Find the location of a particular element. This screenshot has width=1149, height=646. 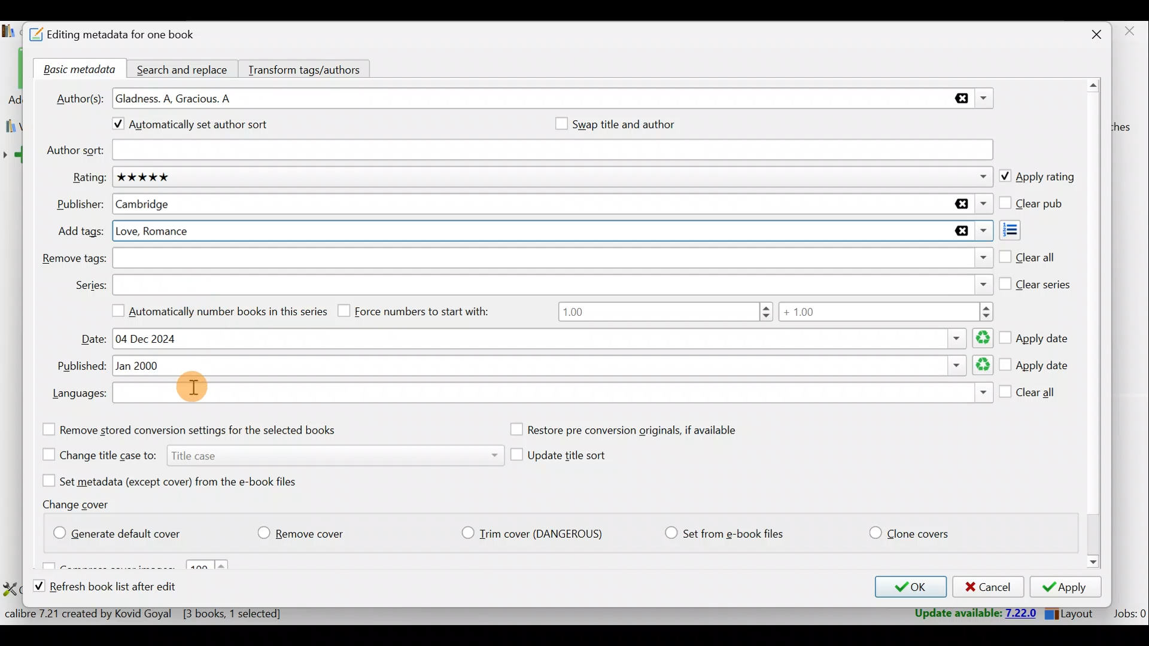

Languages is located at coordinates (552, 394).